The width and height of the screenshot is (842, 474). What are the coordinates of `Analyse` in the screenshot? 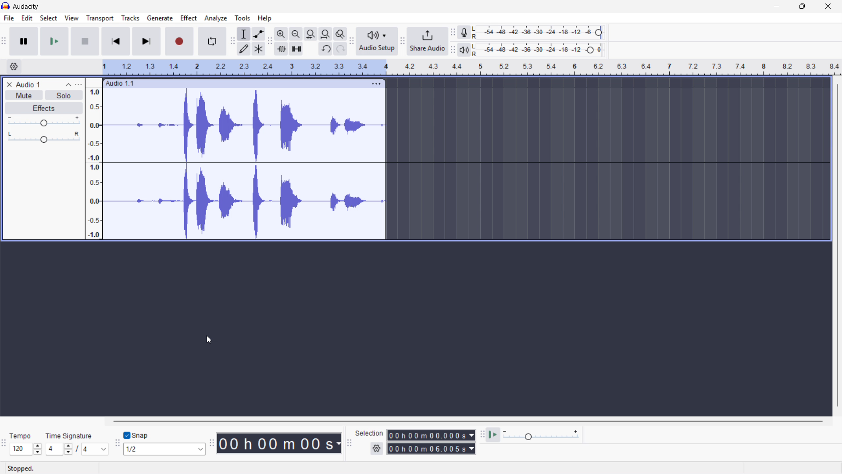 It's located at (215, 18).